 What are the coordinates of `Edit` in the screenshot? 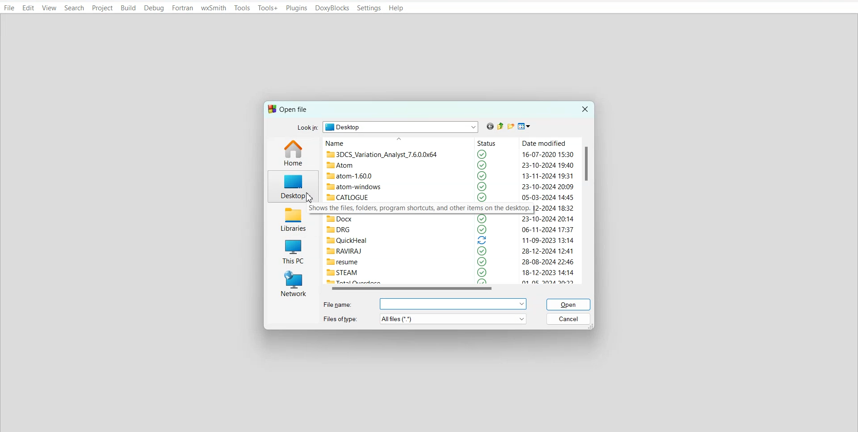 It's located at (28, 8).